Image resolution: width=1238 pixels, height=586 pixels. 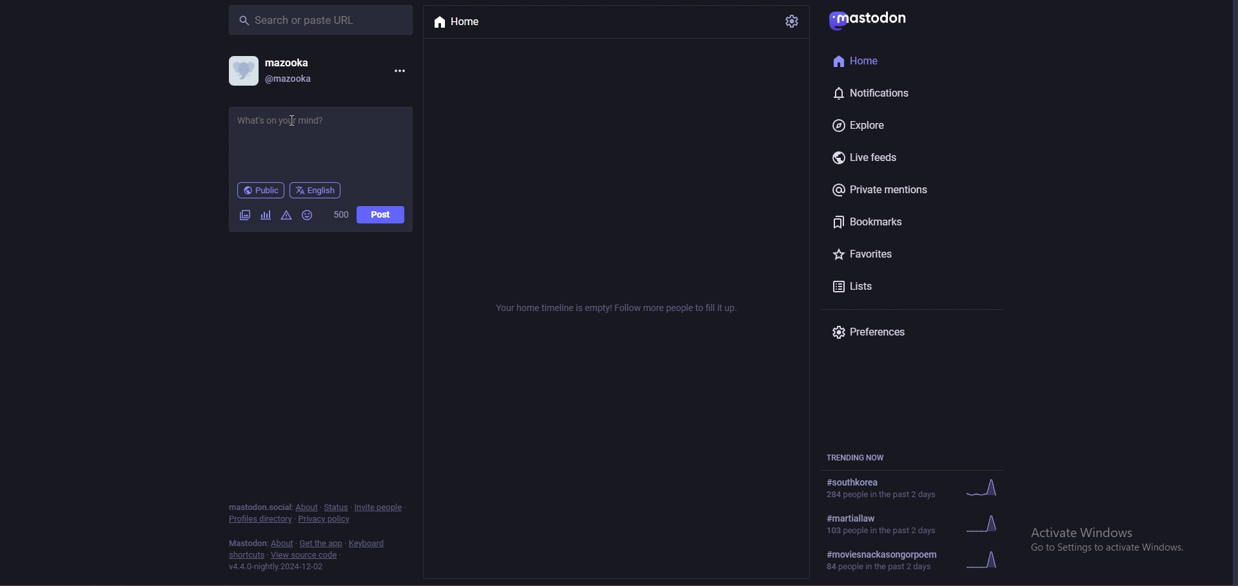 What do you see at coordinates (301, 80) in the screenshot?
I see `@mazooka` at bounding box center [301, 80].